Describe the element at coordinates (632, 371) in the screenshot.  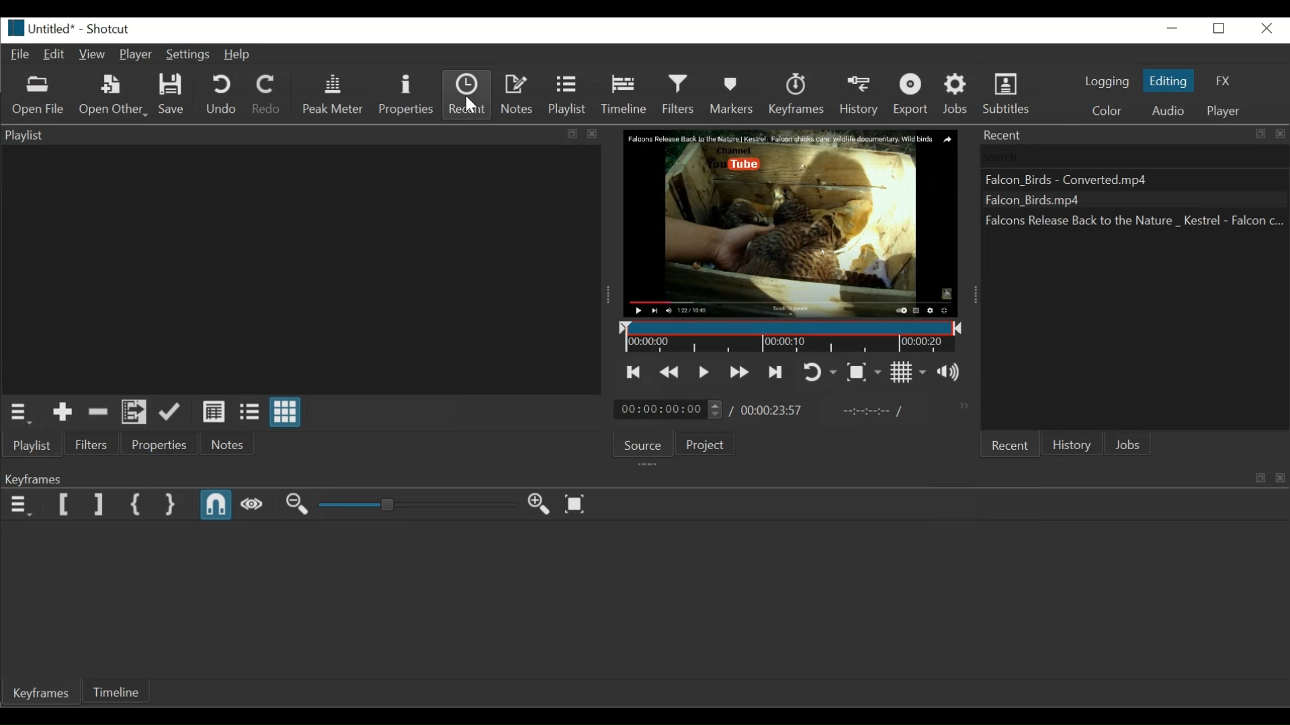
I see `Skip to the previous point` at that location.